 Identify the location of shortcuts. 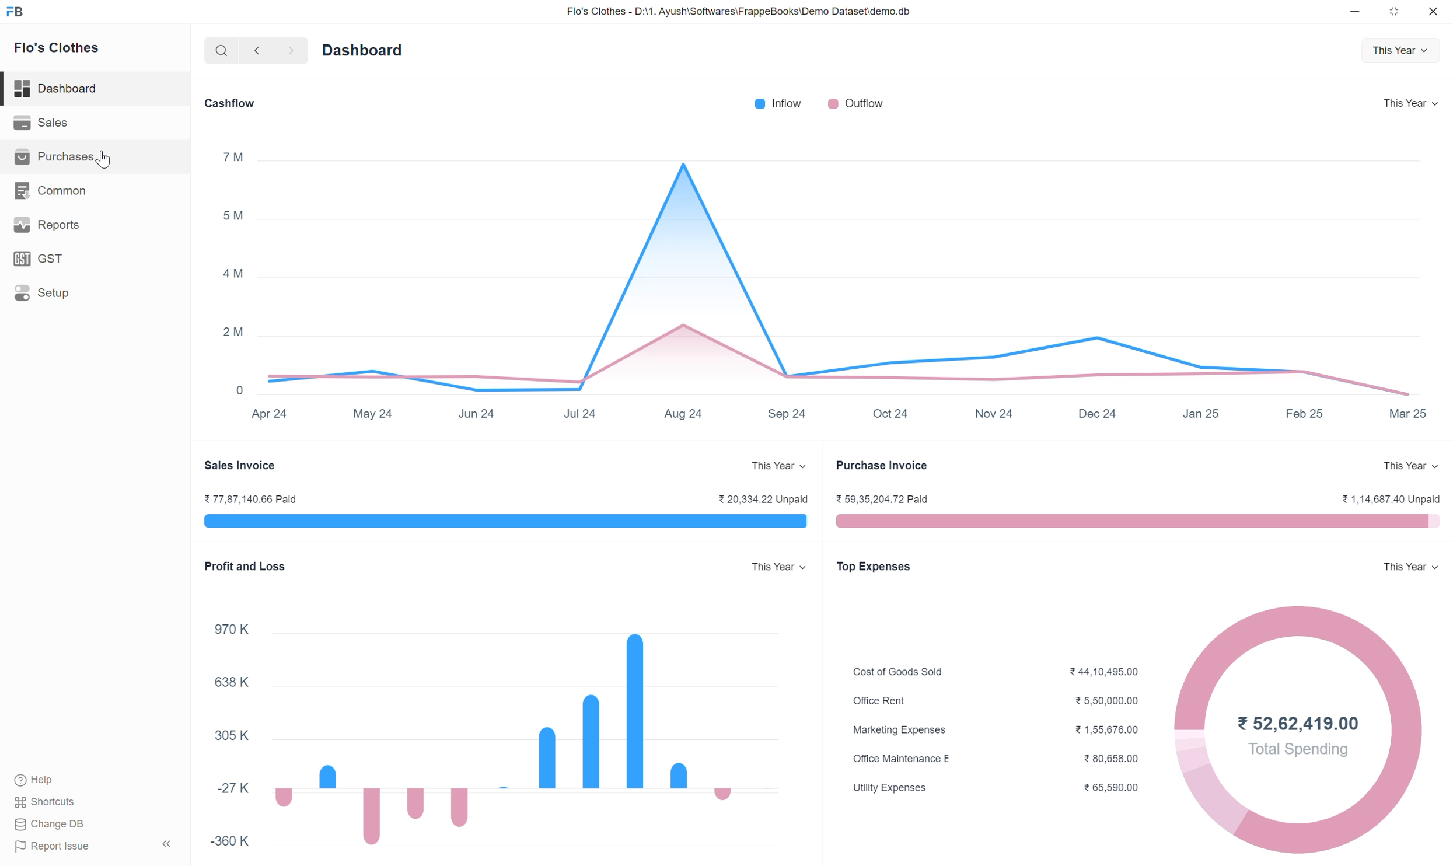
(44, 804).